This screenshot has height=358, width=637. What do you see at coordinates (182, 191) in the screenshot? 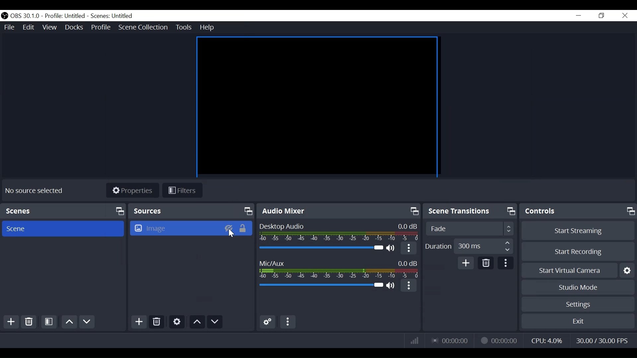
I see `Filters` at bounding box center [182, 191].